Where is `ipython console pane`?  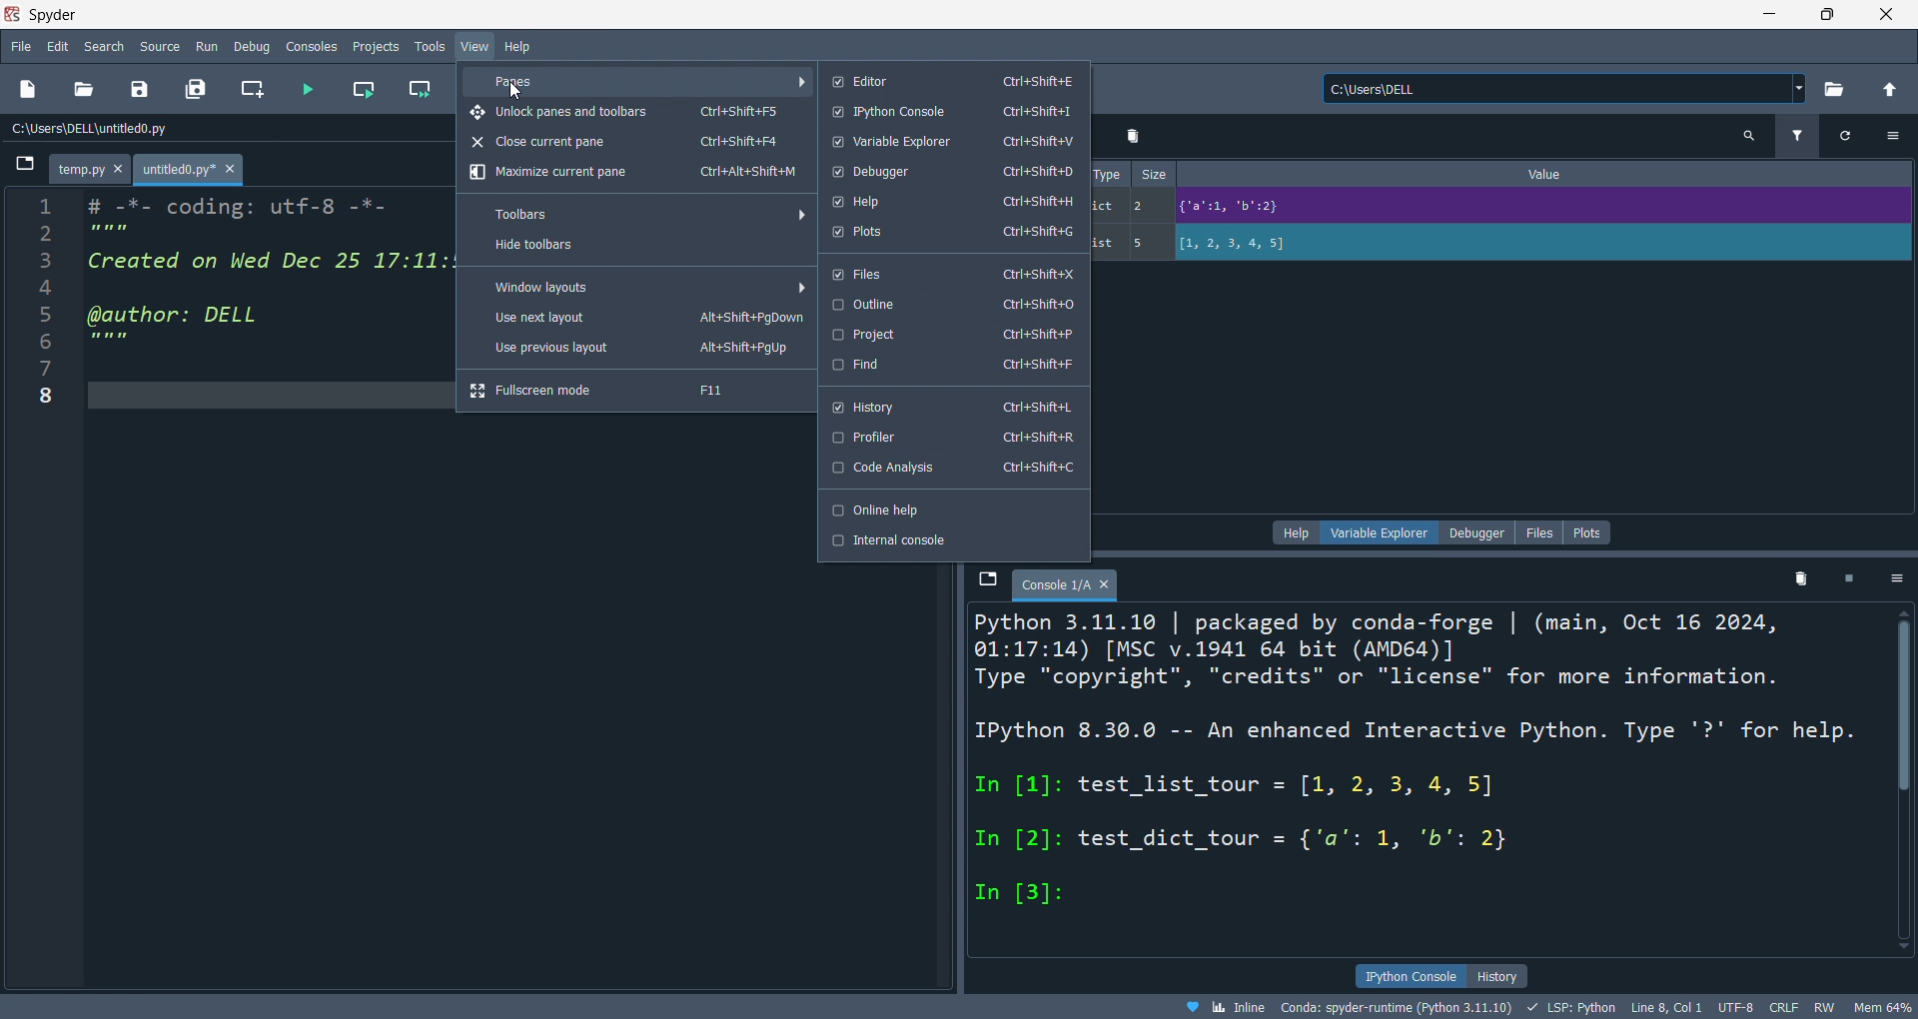 ipython console pane is located at coordinates (975, 763).